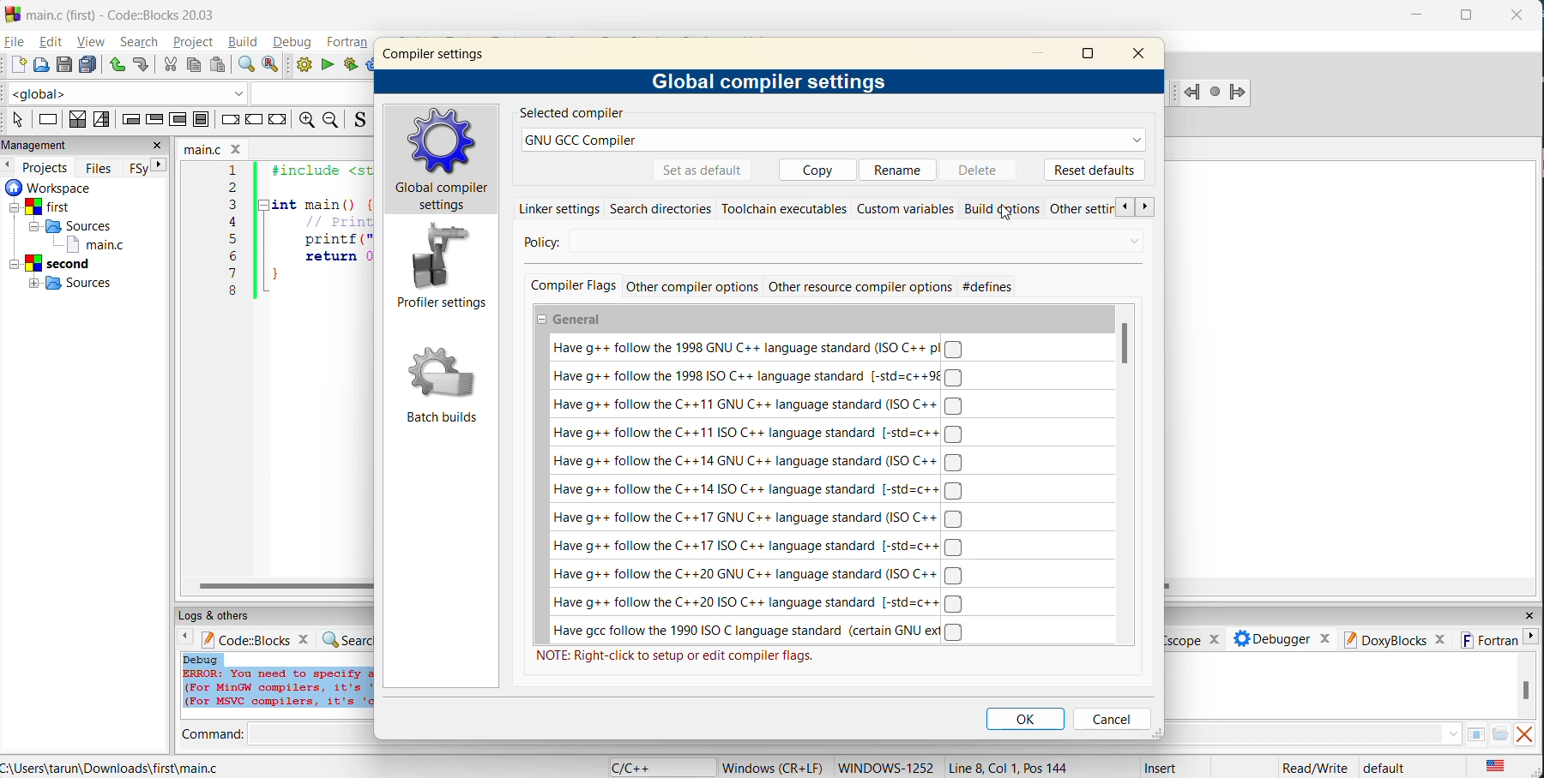 The width and height of the screenshot is (1544, 778). I want to click on batch builds, so click(443, 384).